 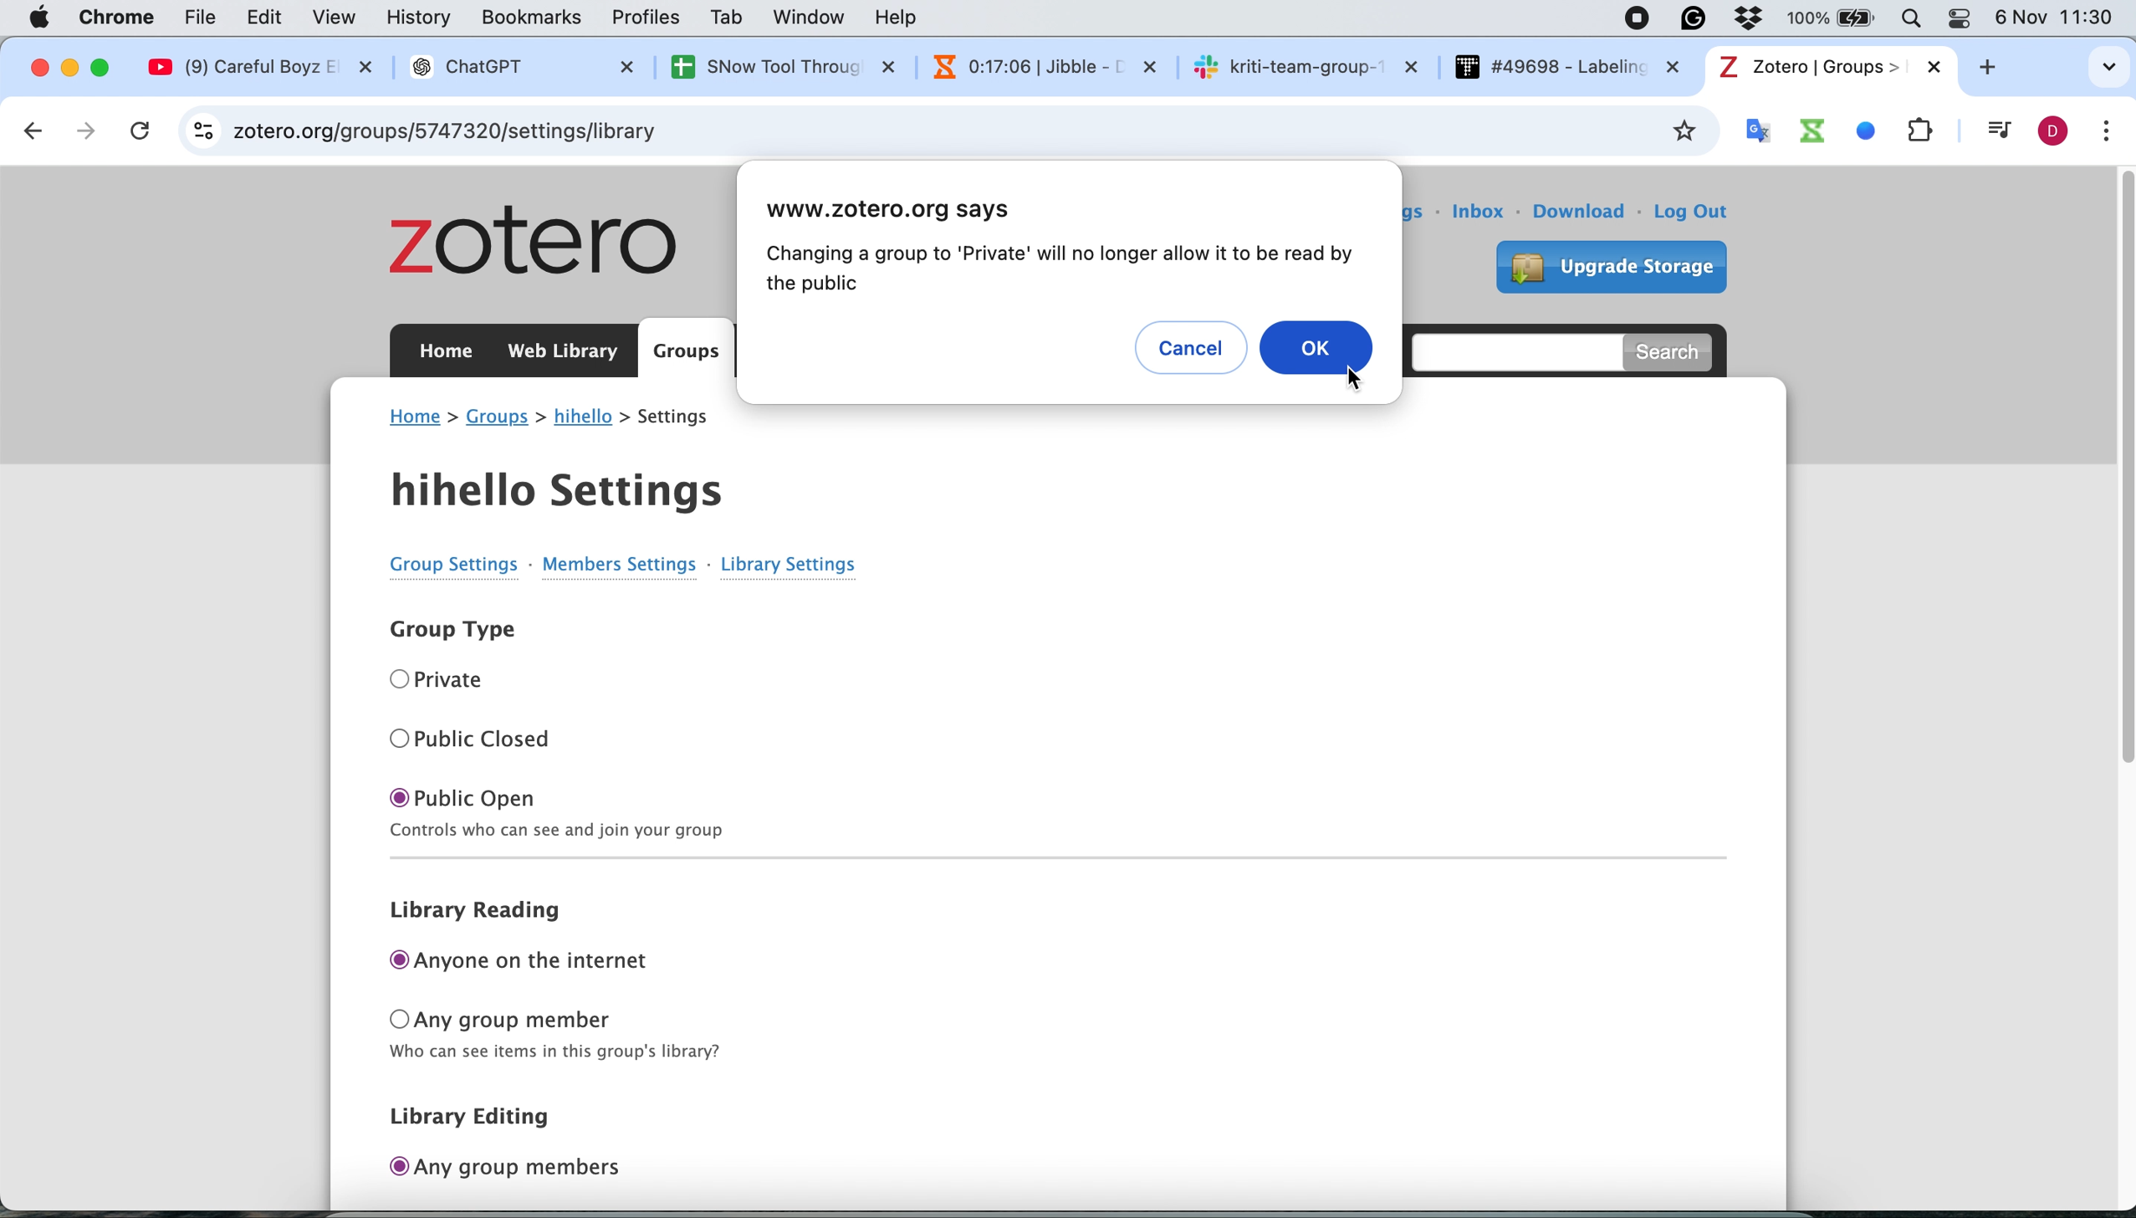 I want to click on settings, so click(x=1387, y=206).